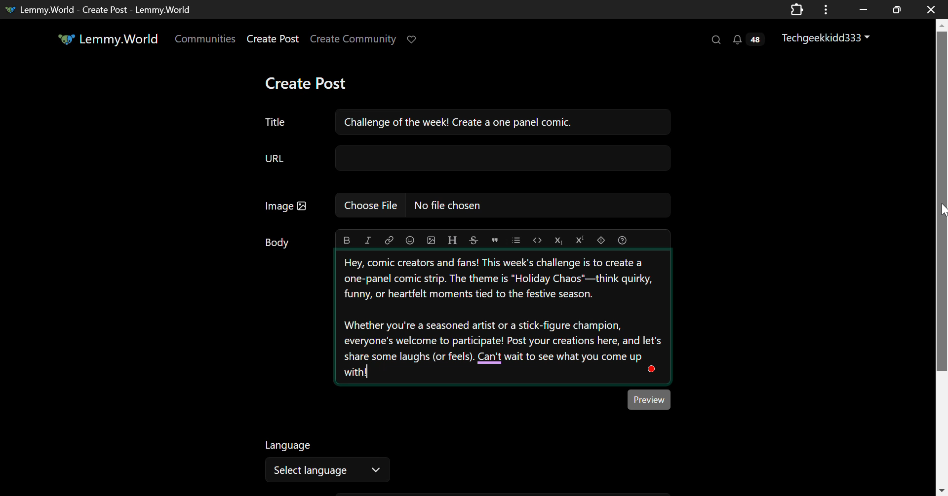  I want to click on Options Menu, so click(824, 9).